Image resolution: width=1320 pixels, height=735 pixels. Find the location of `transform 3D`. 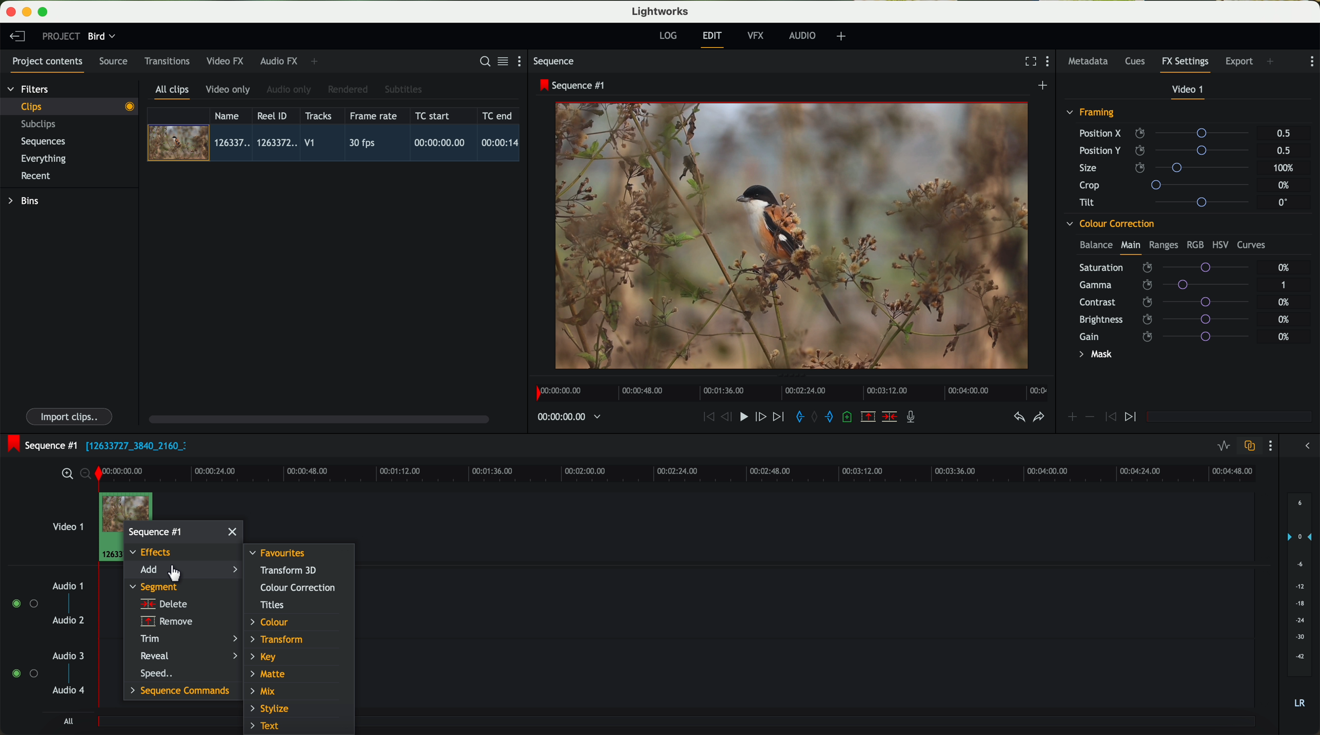

transform 3D is located at coordinates (288, 570).